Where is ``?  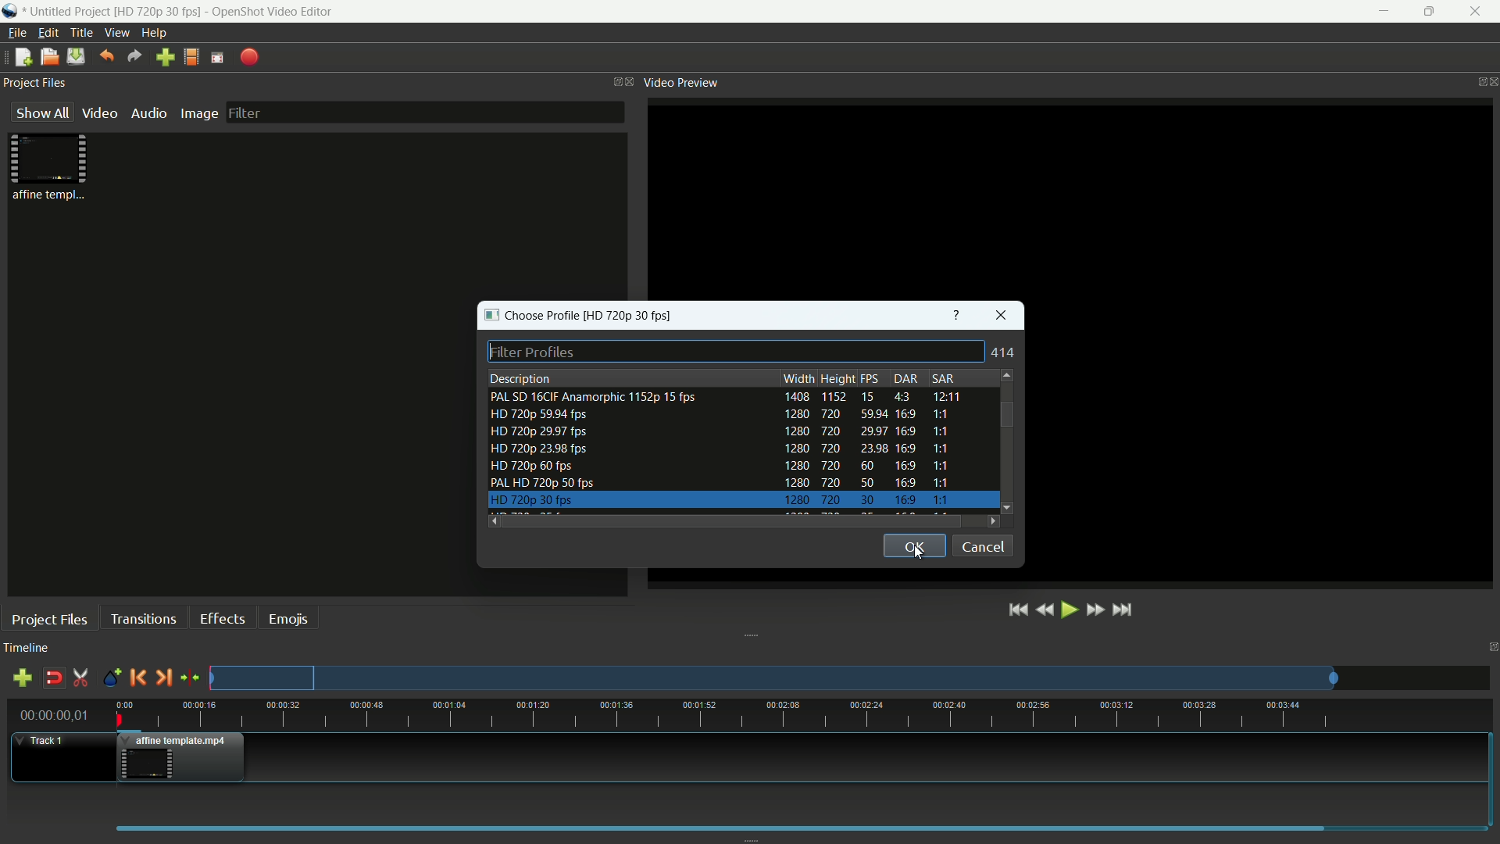  is located at coordinates (972, 322).